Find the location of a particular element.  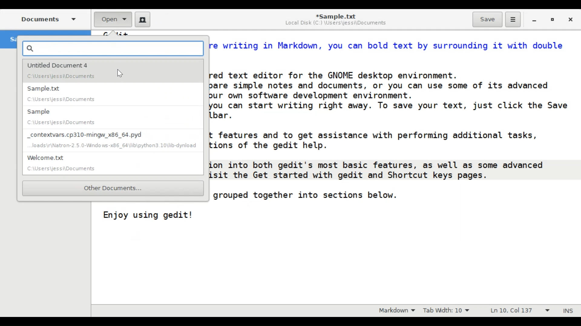

_contextvars.cp310-mingw_x86_64.pyd is located at coordinates (113, 140).